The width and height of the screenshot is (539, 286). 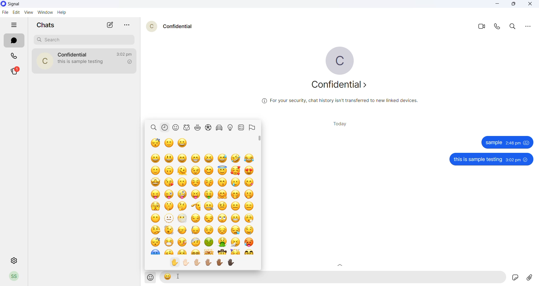 What do you see at coordinates (125, 54) in the screenshot?
I see `last message time` at bounding box center [125, 54].